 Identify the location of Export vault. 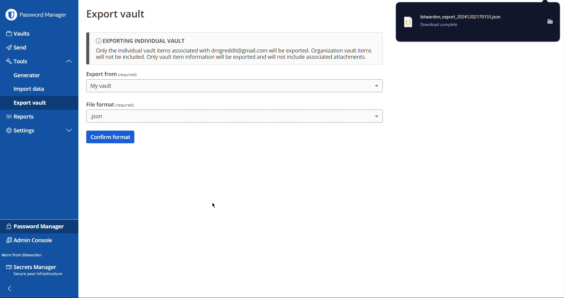
(119, 14).